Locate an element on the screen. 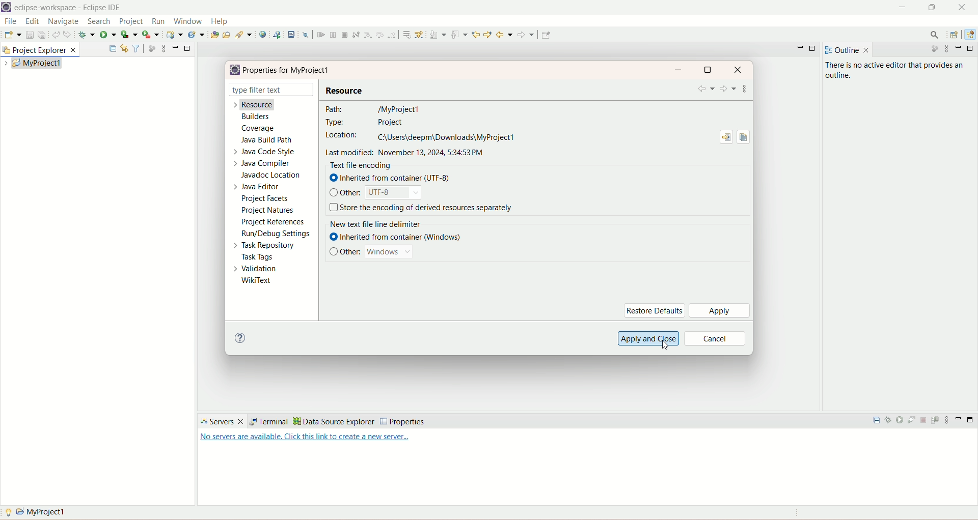 The image size is (978, 520). run is located at coordinates (110, 35).